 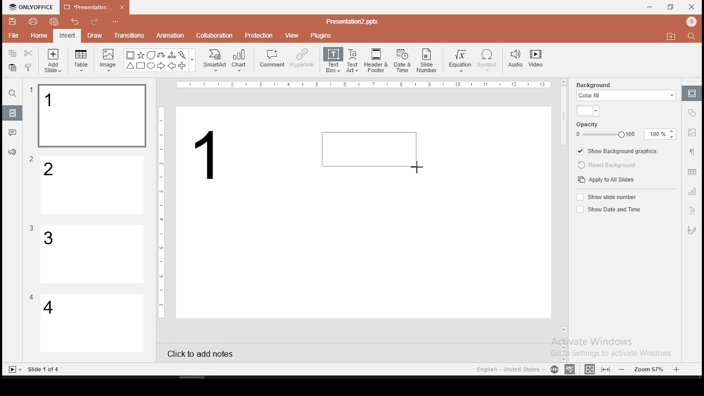 What do you see at coordinates (588, 112) in the screenshot?
I see `background fill color` at bounding box center [588, 112].